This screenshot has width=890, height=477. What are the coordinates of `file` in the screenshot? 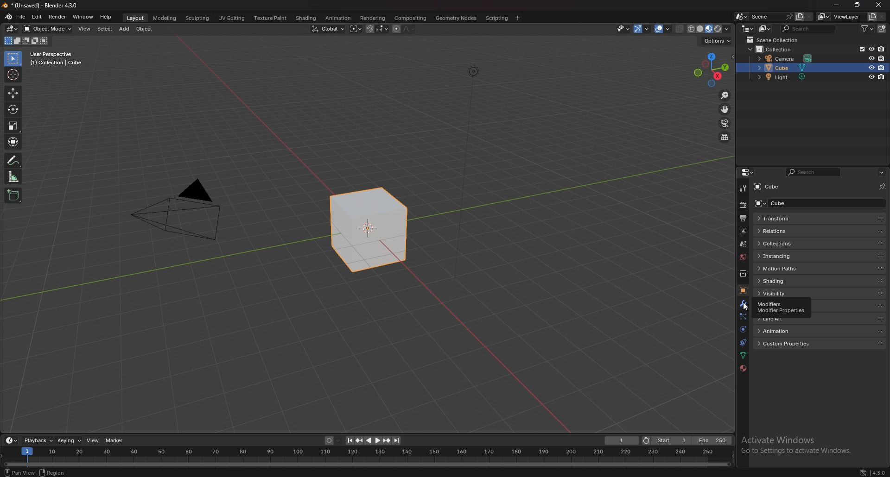 It's located at (21, 17).